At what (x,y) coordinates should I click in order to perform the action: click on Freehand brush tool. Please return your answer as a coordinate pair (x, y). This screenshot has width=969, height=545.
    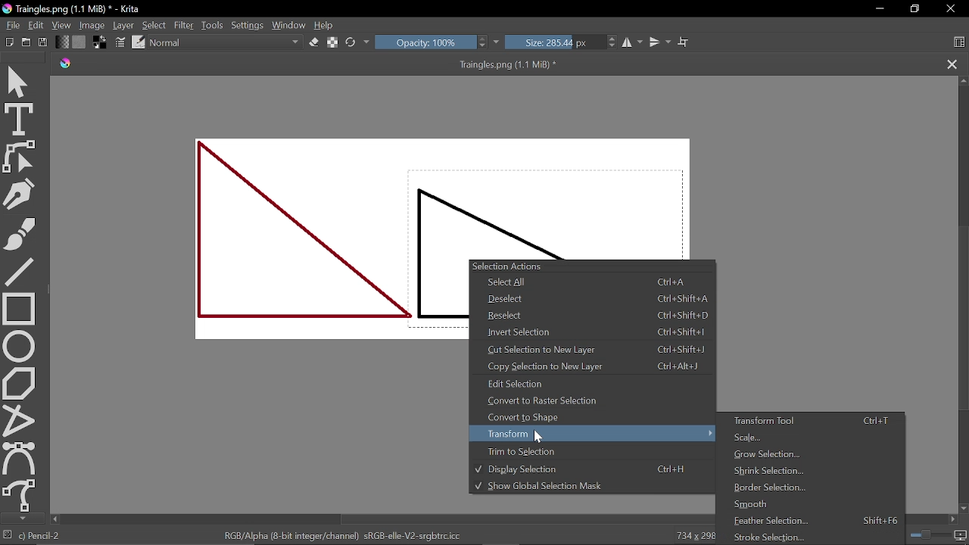
    Looking at the image, I should click on (20, 231).